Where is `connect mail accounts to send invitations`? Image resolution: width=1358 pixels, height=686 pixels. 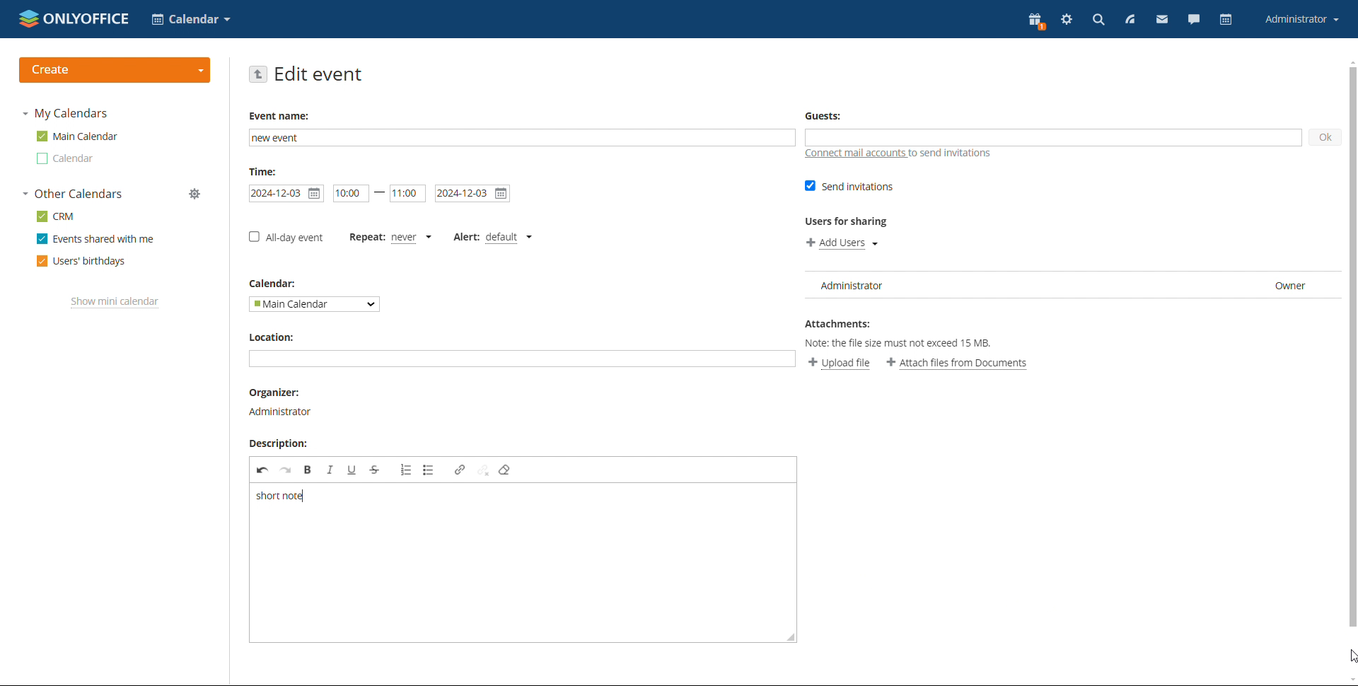
connect mail accounts to send invitations is located at coordinates (900, 154).